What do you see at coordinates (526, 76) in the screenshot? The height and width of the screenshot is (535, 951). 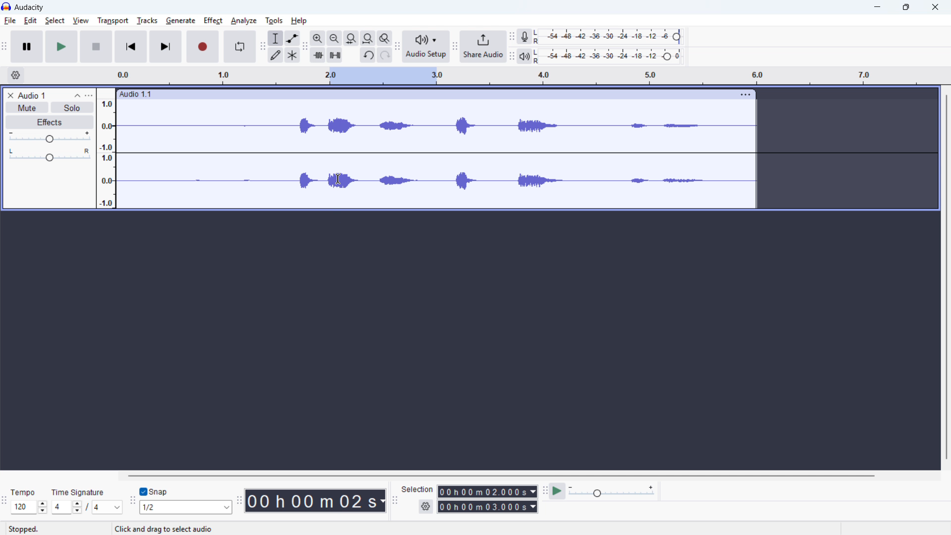 I see `Timeline` at bounding box center [526, 76].